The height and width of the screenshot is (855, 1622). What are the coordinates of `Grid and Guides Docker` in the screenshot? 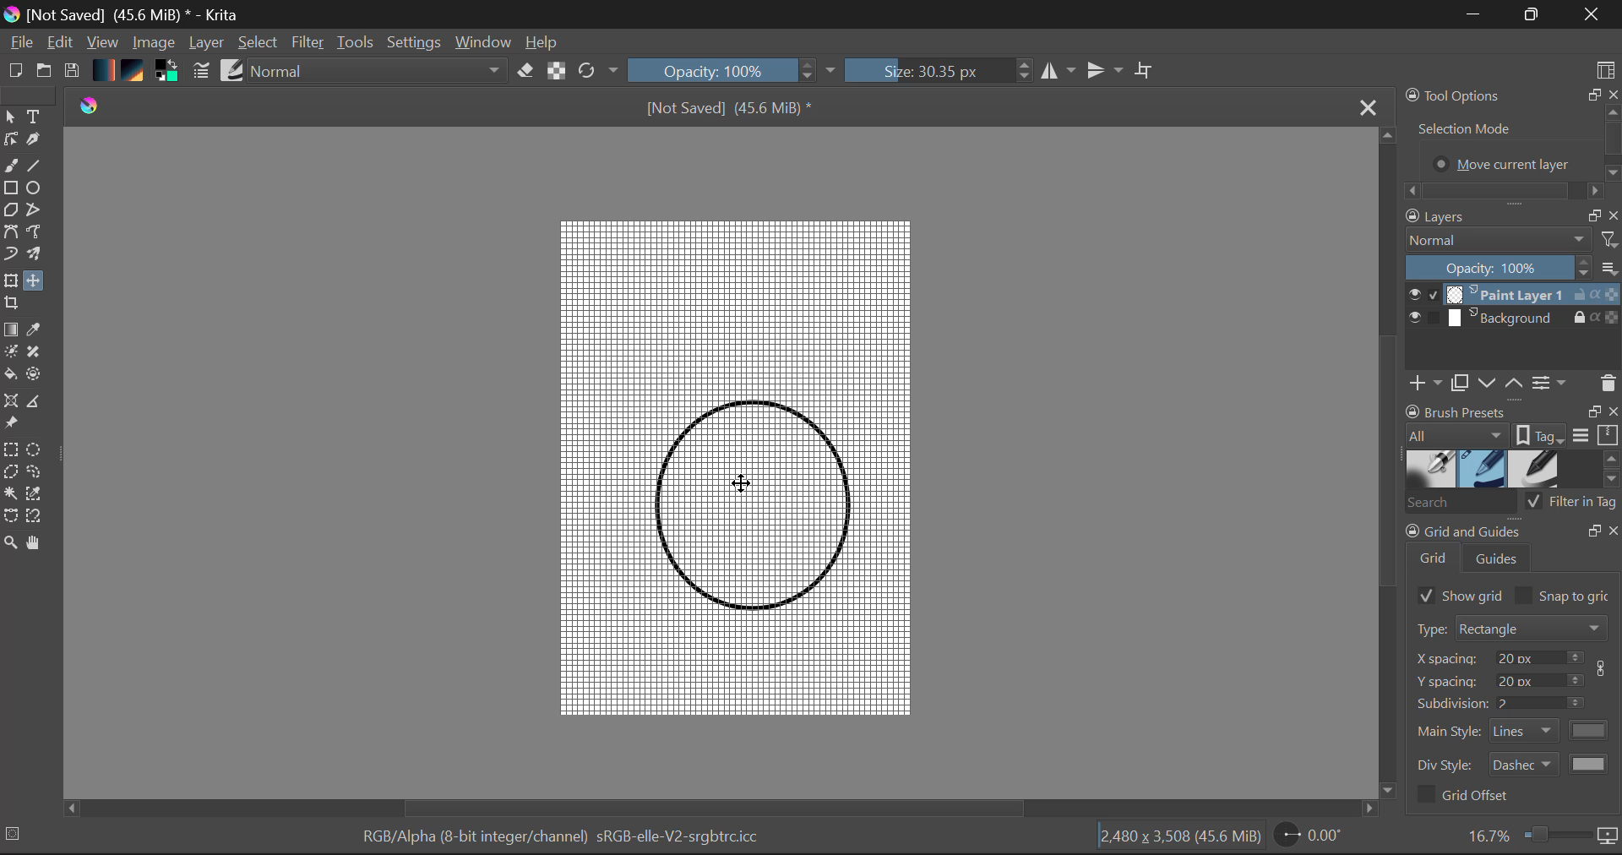 It's located at (1514, 712).